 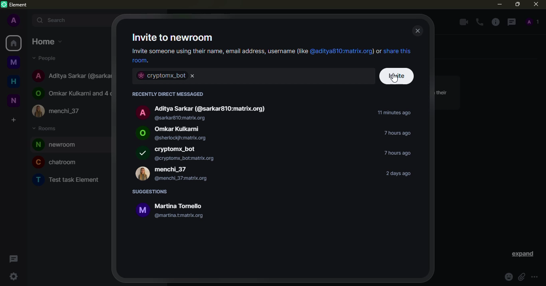 I want to click on chatroom, so click(x=54, y=163).